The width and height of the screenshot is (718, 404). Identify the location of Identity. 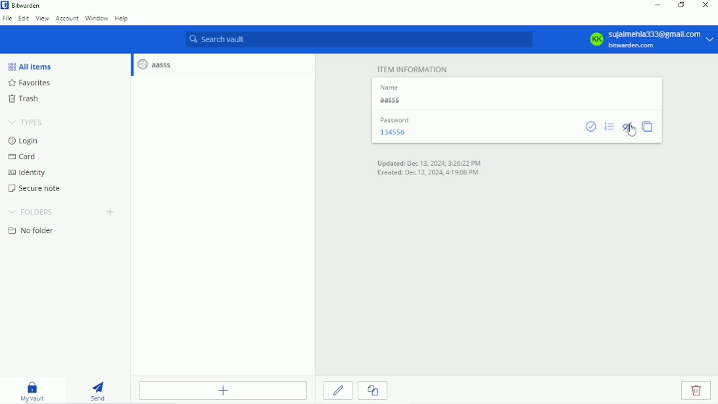
(29, 174).